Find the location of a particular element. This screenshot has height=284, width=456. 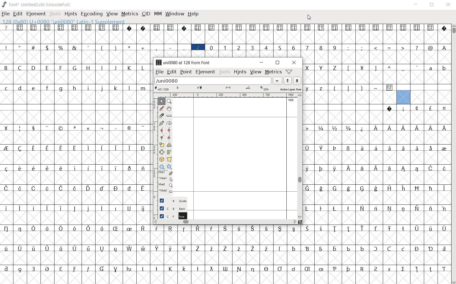

glyph is located at coordinates (417, 67).